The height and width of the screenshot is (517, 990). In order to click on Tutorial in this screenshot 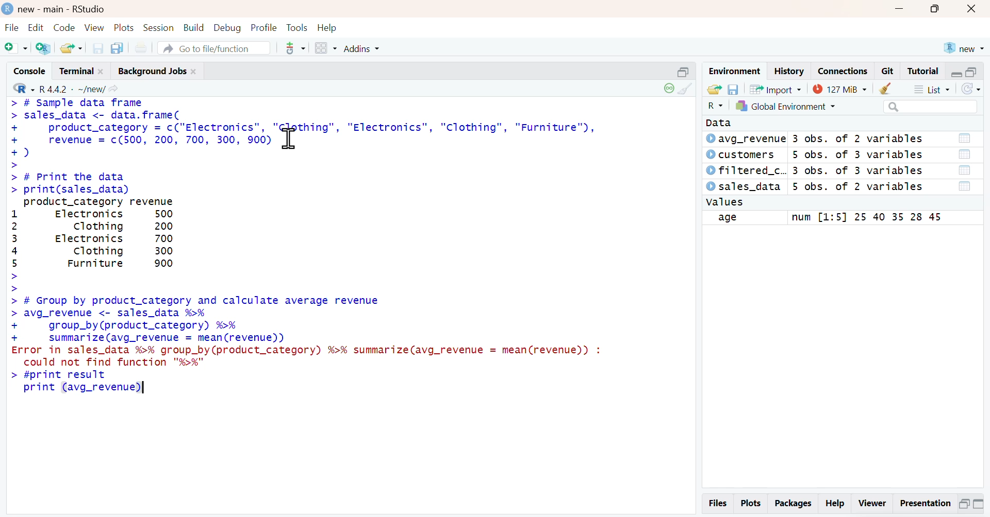, I will do `click(922, 71)`.